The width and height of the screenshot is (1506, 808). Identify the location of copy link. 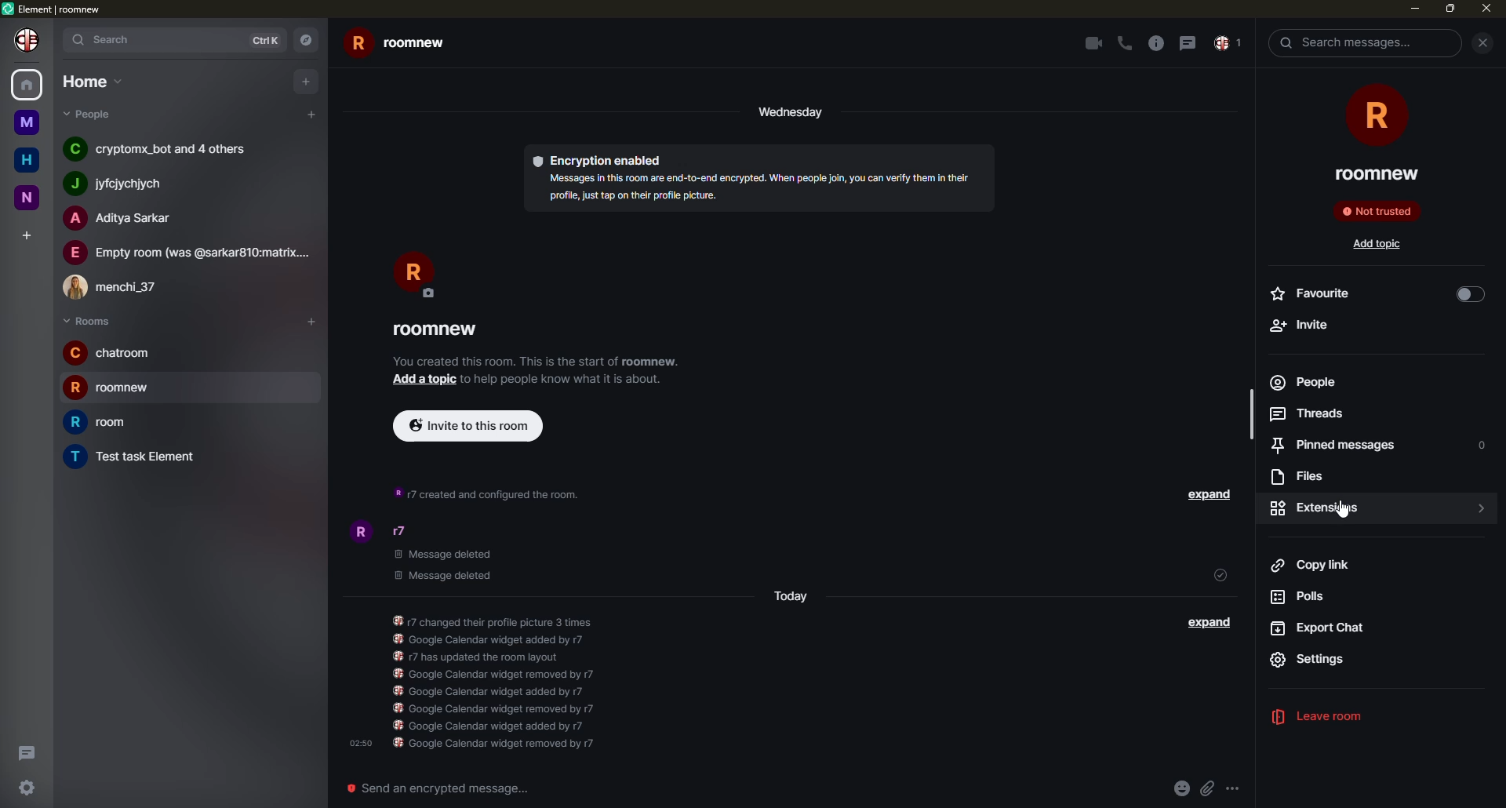
(1321, 566).